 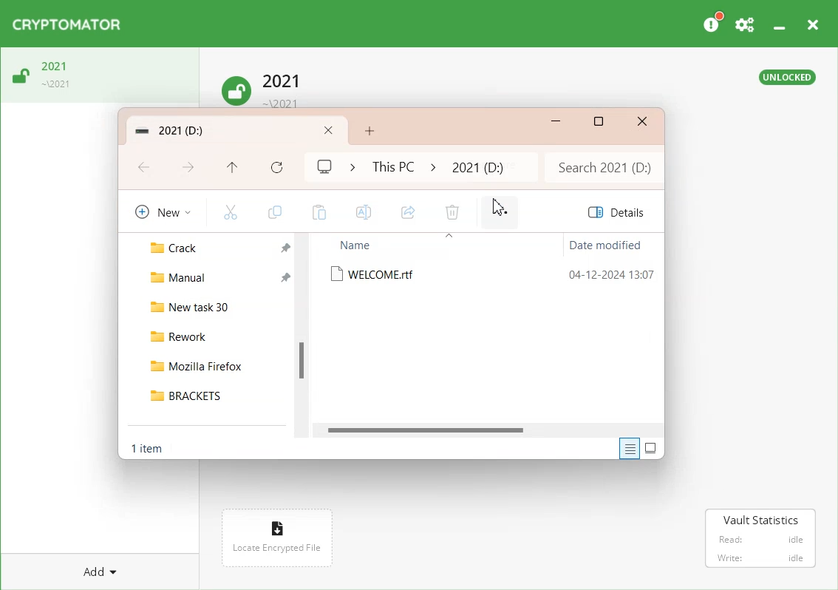 What do you see at coordinates (279, 536) in the screenshot?
I see `Locate encrypted File` at bounding box center [279, 536].